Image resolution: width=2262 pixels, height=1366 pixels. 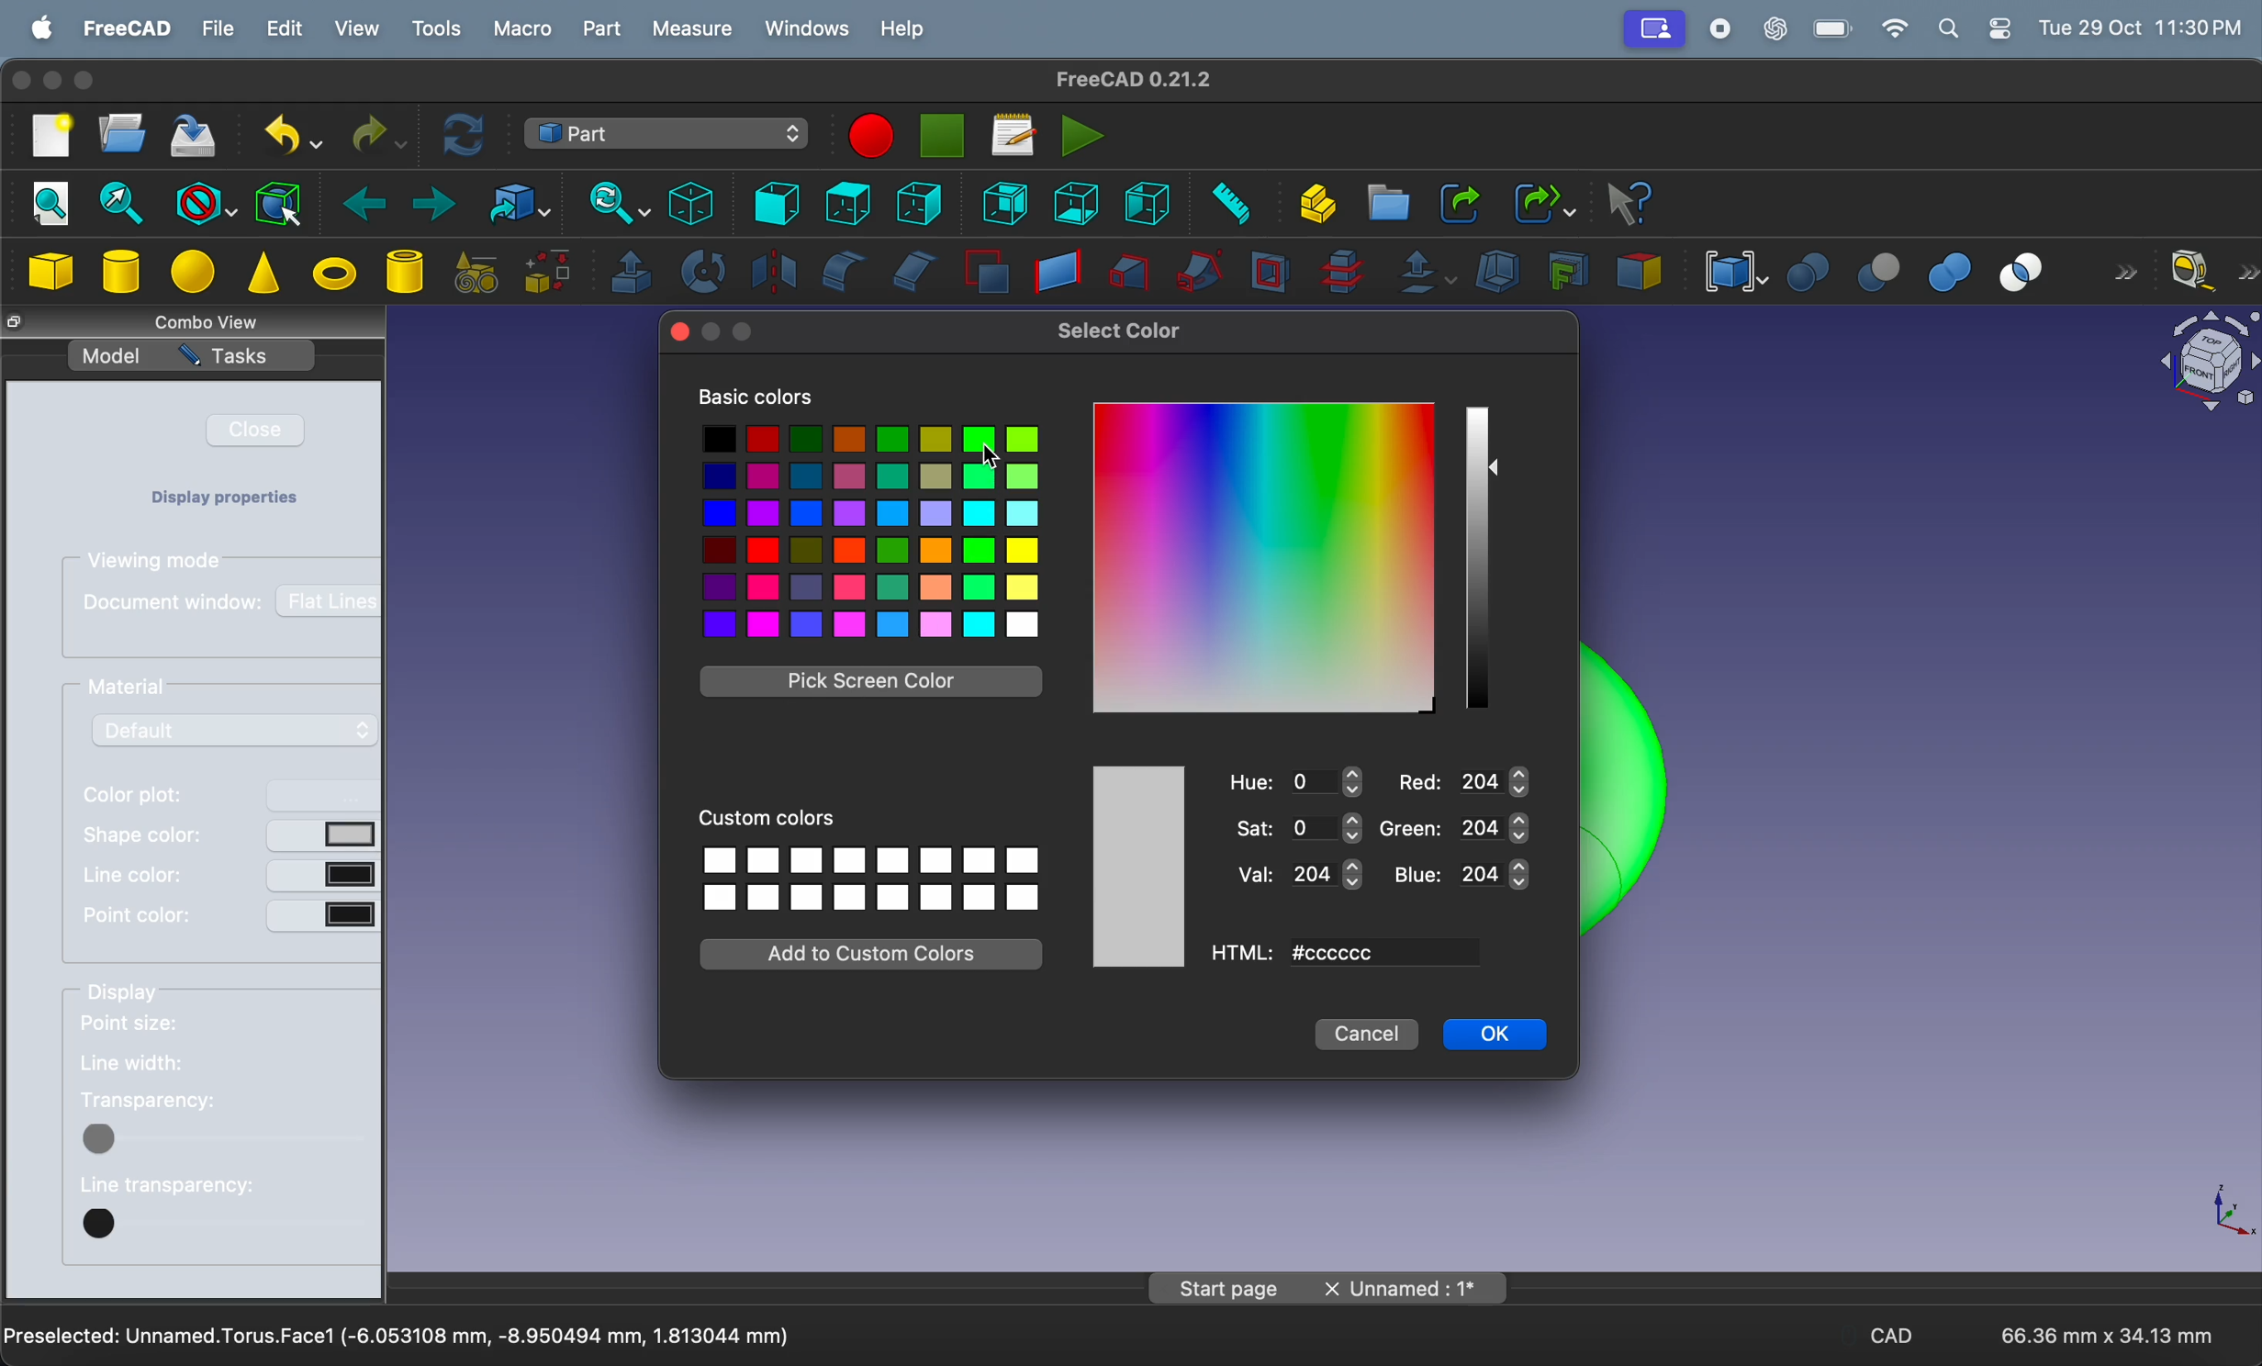 What do you see at coordinates (323, 837) in the screenshot?
I see `button` at bounding box center [323, 837].